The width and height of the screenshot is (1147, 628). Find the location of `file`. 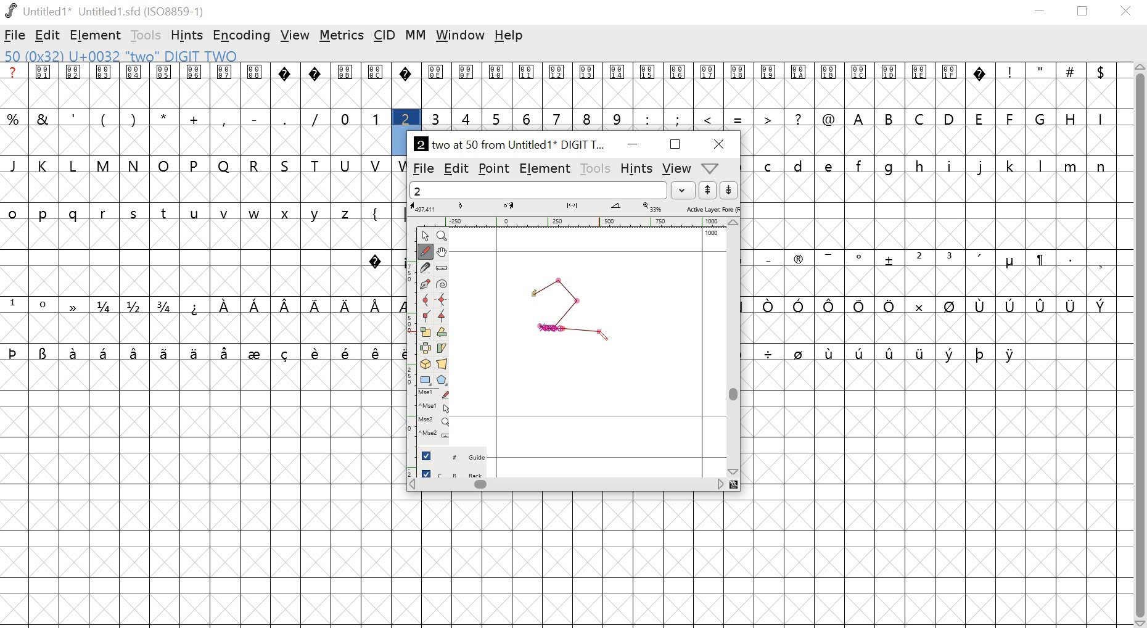

file is located at coordinates (423, 168).